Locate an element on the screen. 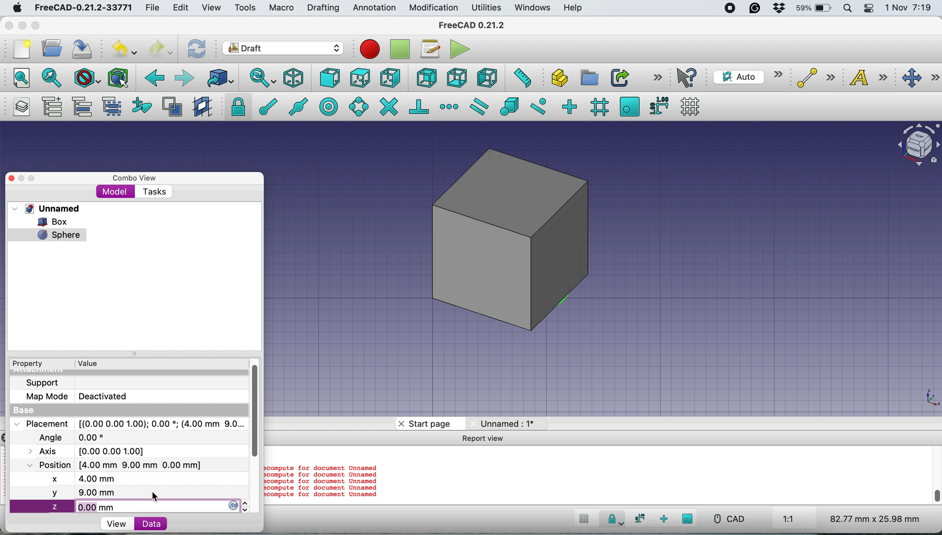 This screenshot has width=942, height=535. manage layers is located at coordinates (19, 107).